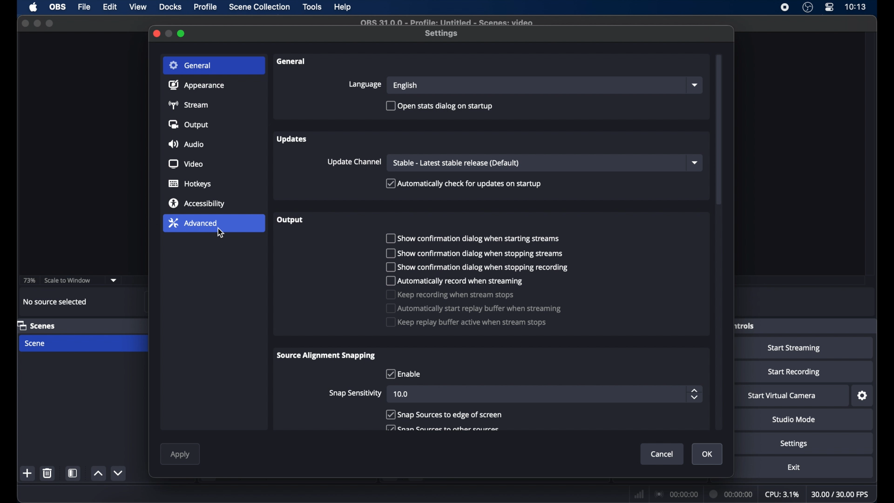 The width and height of the screenshot is (894, 503). I want to click on connection, so click(676, 494).